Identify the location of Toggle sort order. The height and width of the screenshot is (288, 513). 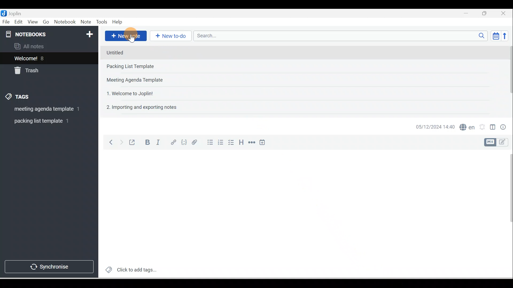
(496, 35).